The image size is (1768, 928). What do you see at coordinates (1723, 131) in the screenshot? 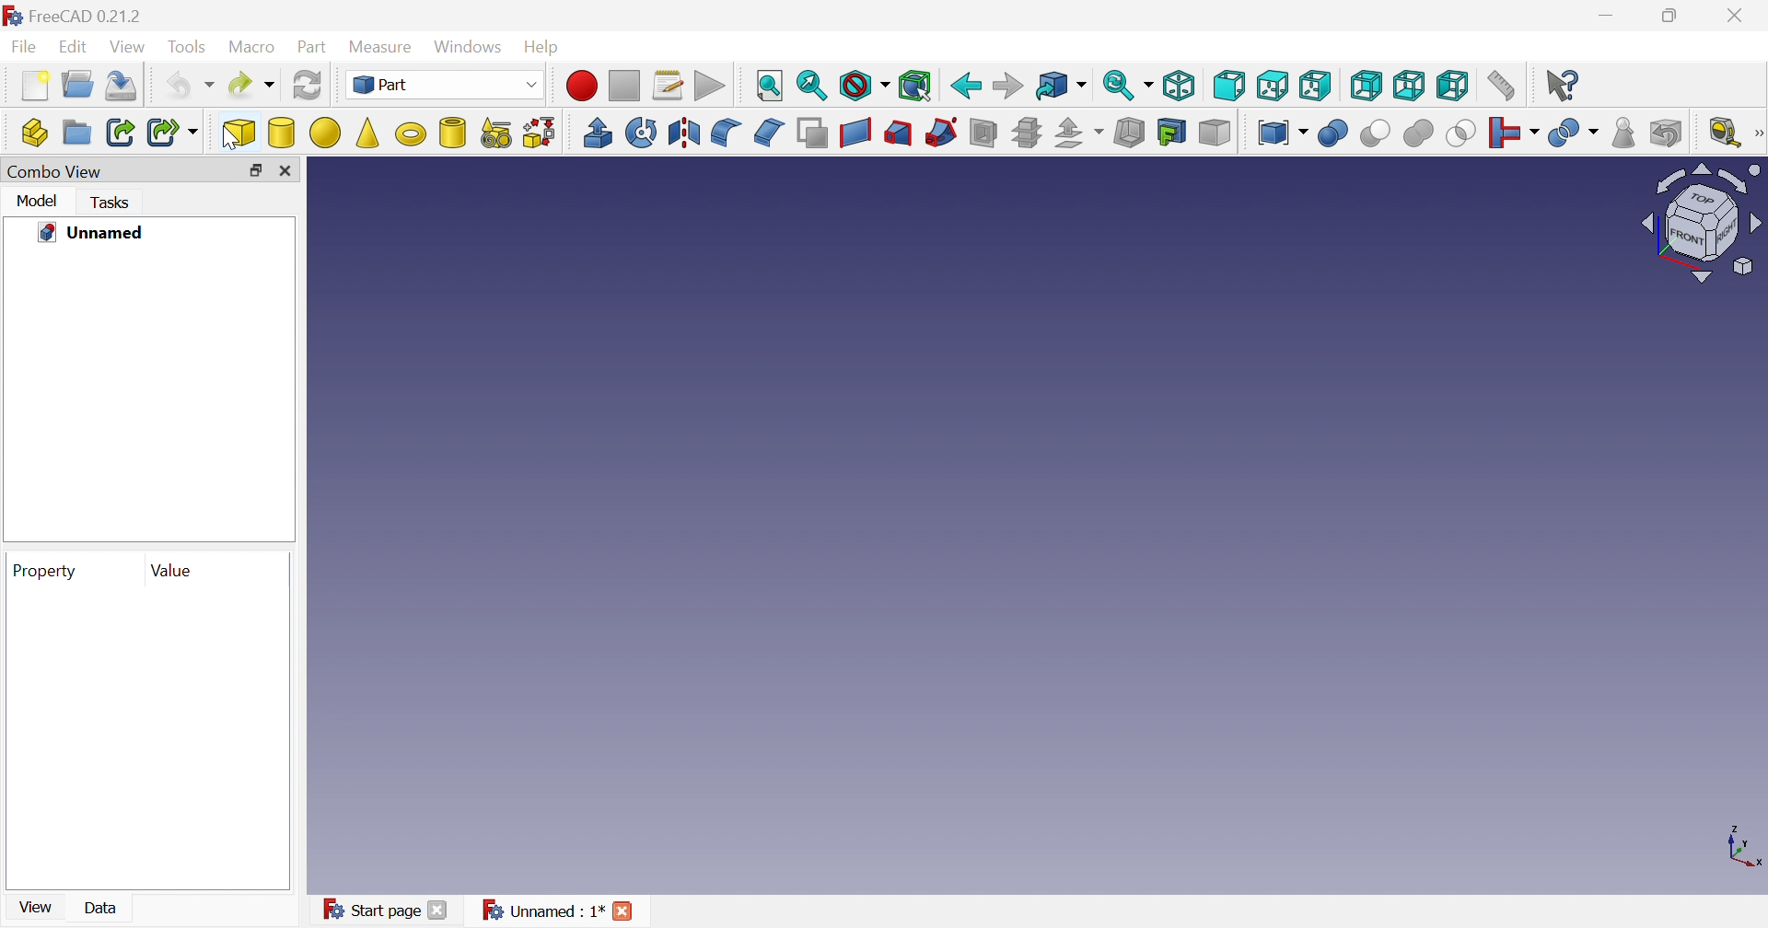
I see `Measure liner` at bounding box center [1723, 131].